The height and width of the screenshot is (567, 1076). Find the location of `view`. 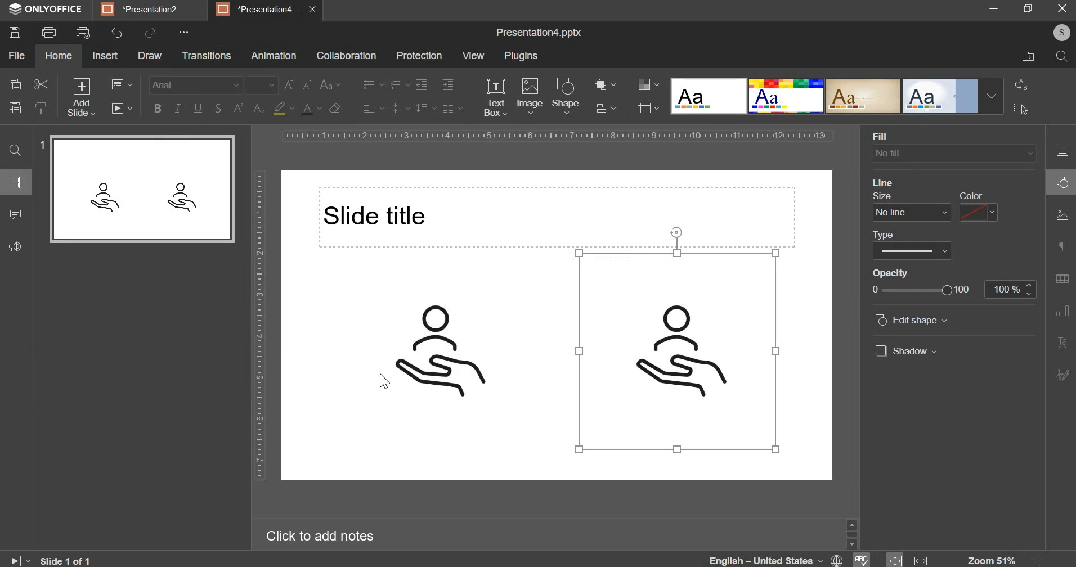

view is located at coordinates (474, 55).